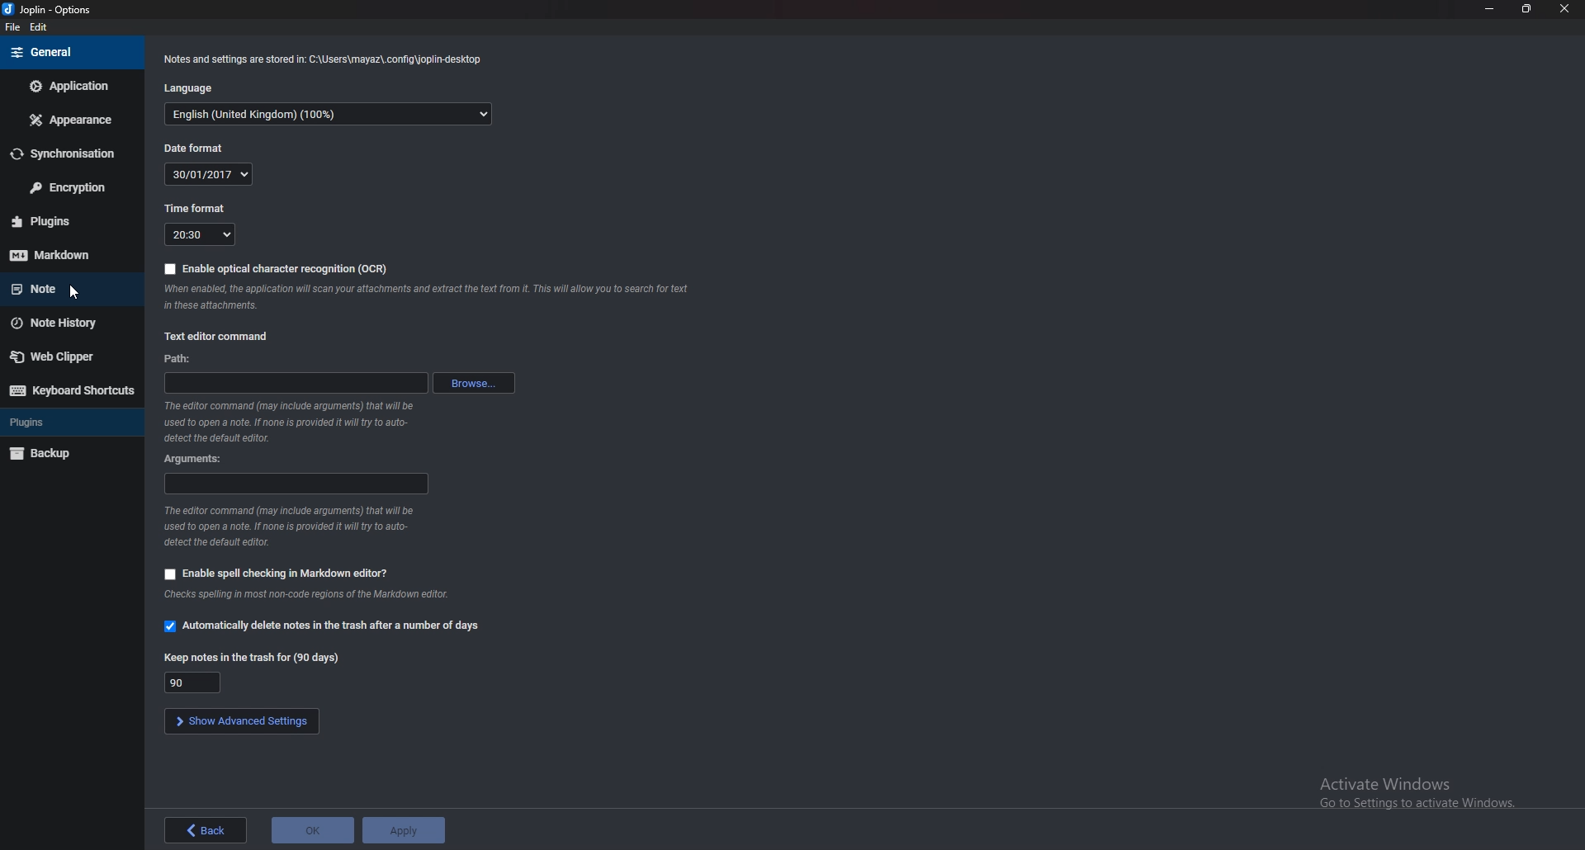  I want to click on Keyboard shortcuts, so click(70, 390).